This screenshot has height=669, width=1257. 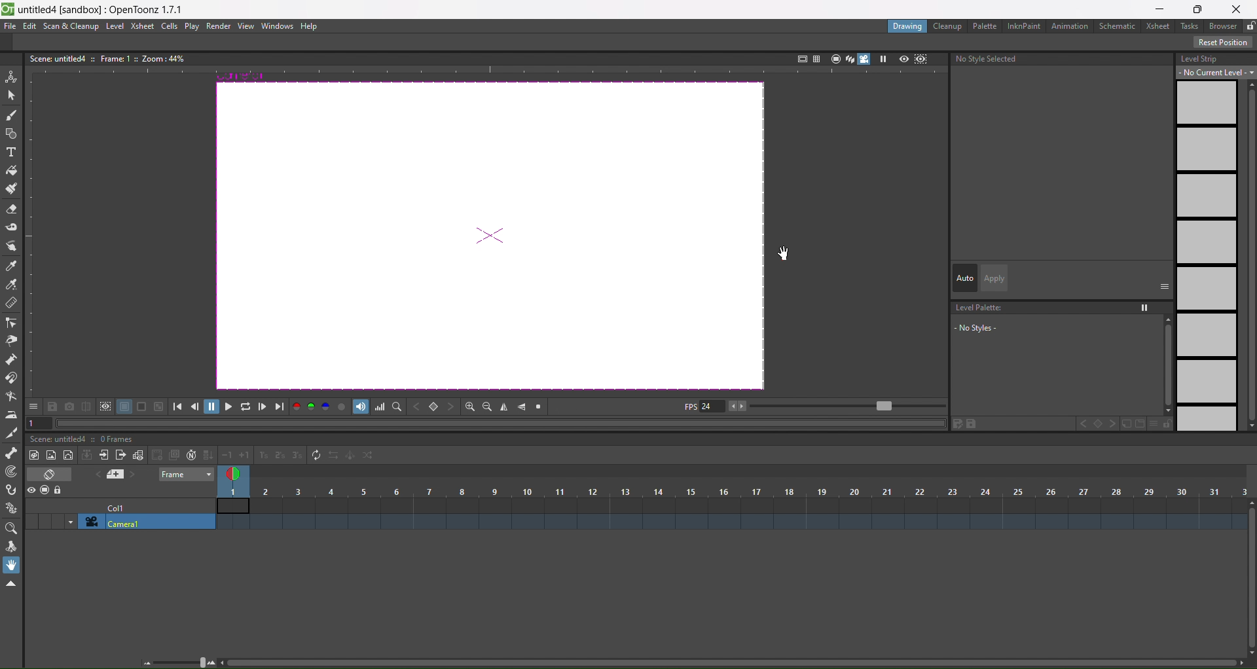 I want to click on swing, so click(x=351, y=458).